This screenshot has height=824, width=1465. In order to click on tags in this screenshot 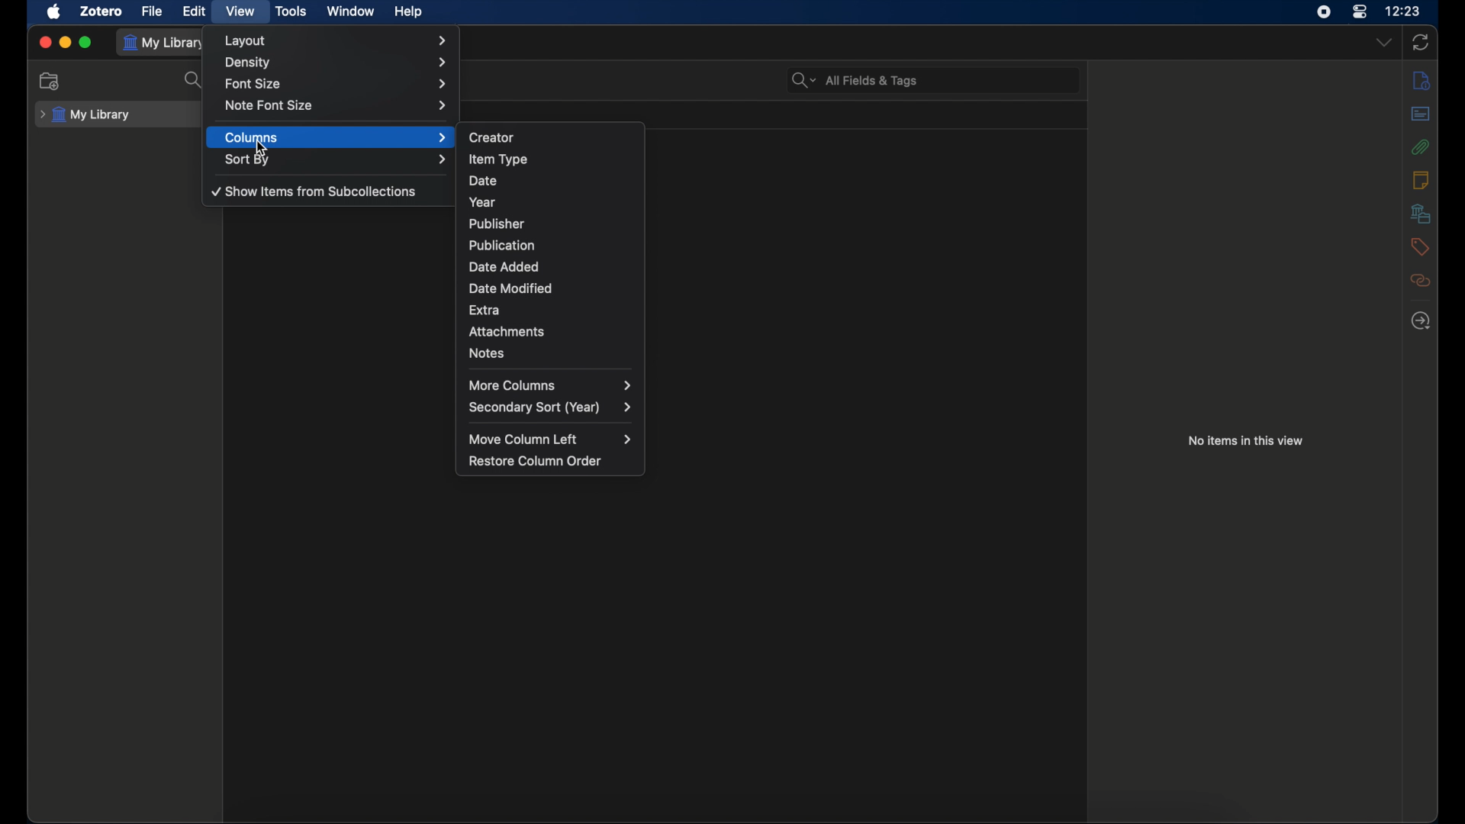, I will do `click(1419, 246)`.